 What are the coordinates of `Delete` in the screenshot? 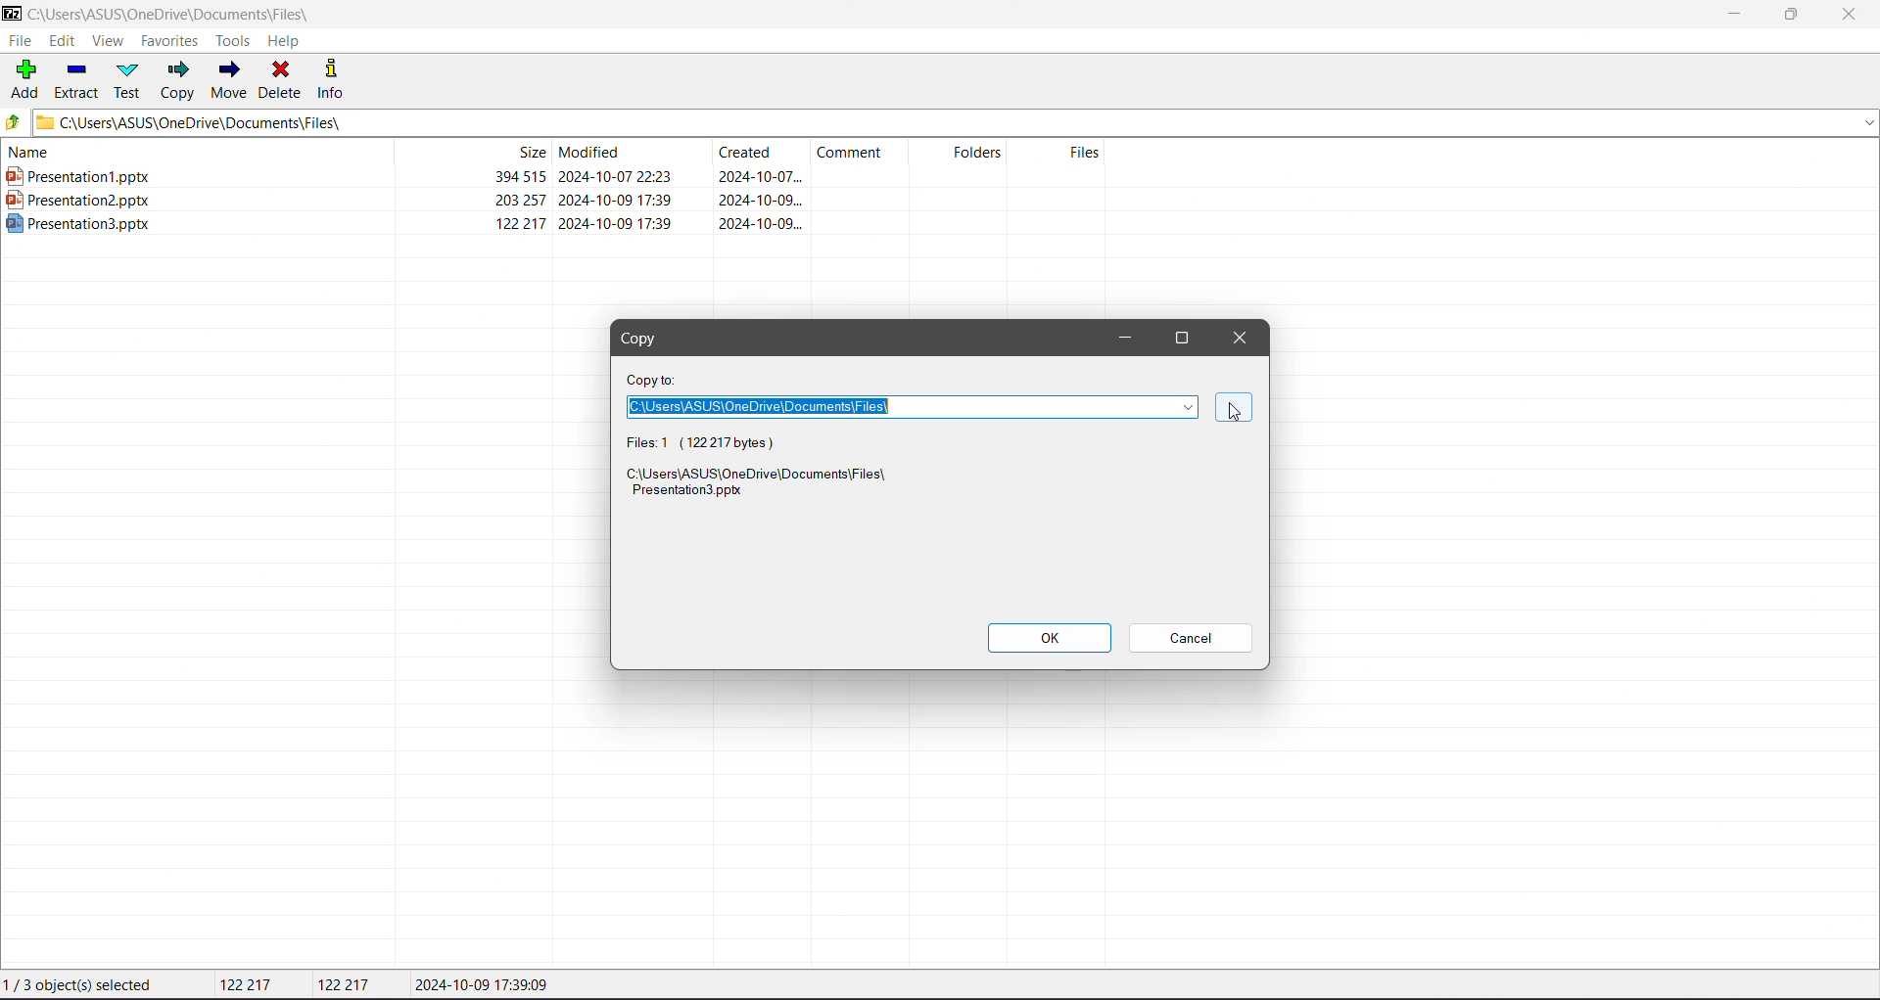 It's located at (283, 80).